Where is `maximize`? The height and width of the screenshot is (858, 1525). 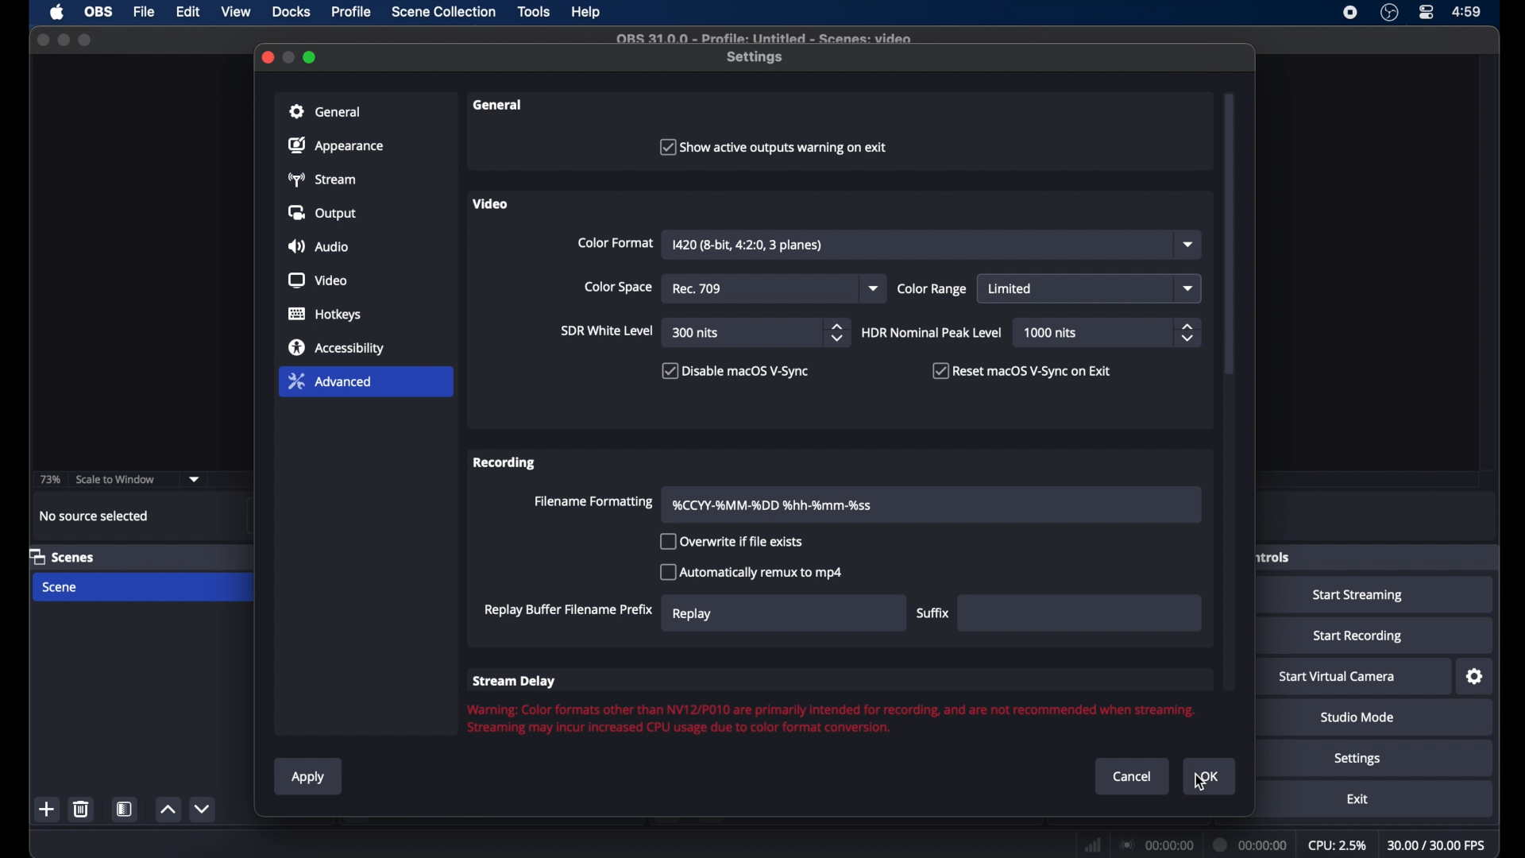
maximize is located at coordinates (311, 57).